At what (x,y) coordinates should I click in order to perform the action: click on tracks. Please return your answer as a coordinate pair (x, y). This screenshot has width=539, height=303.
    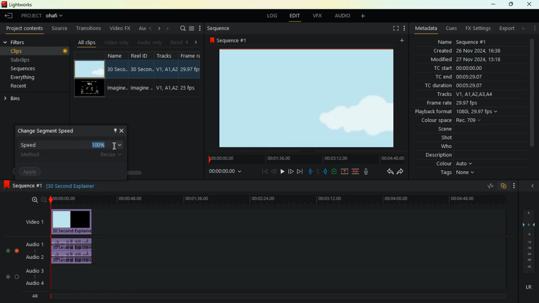
    Looking at the image, I should click on (167, 74).